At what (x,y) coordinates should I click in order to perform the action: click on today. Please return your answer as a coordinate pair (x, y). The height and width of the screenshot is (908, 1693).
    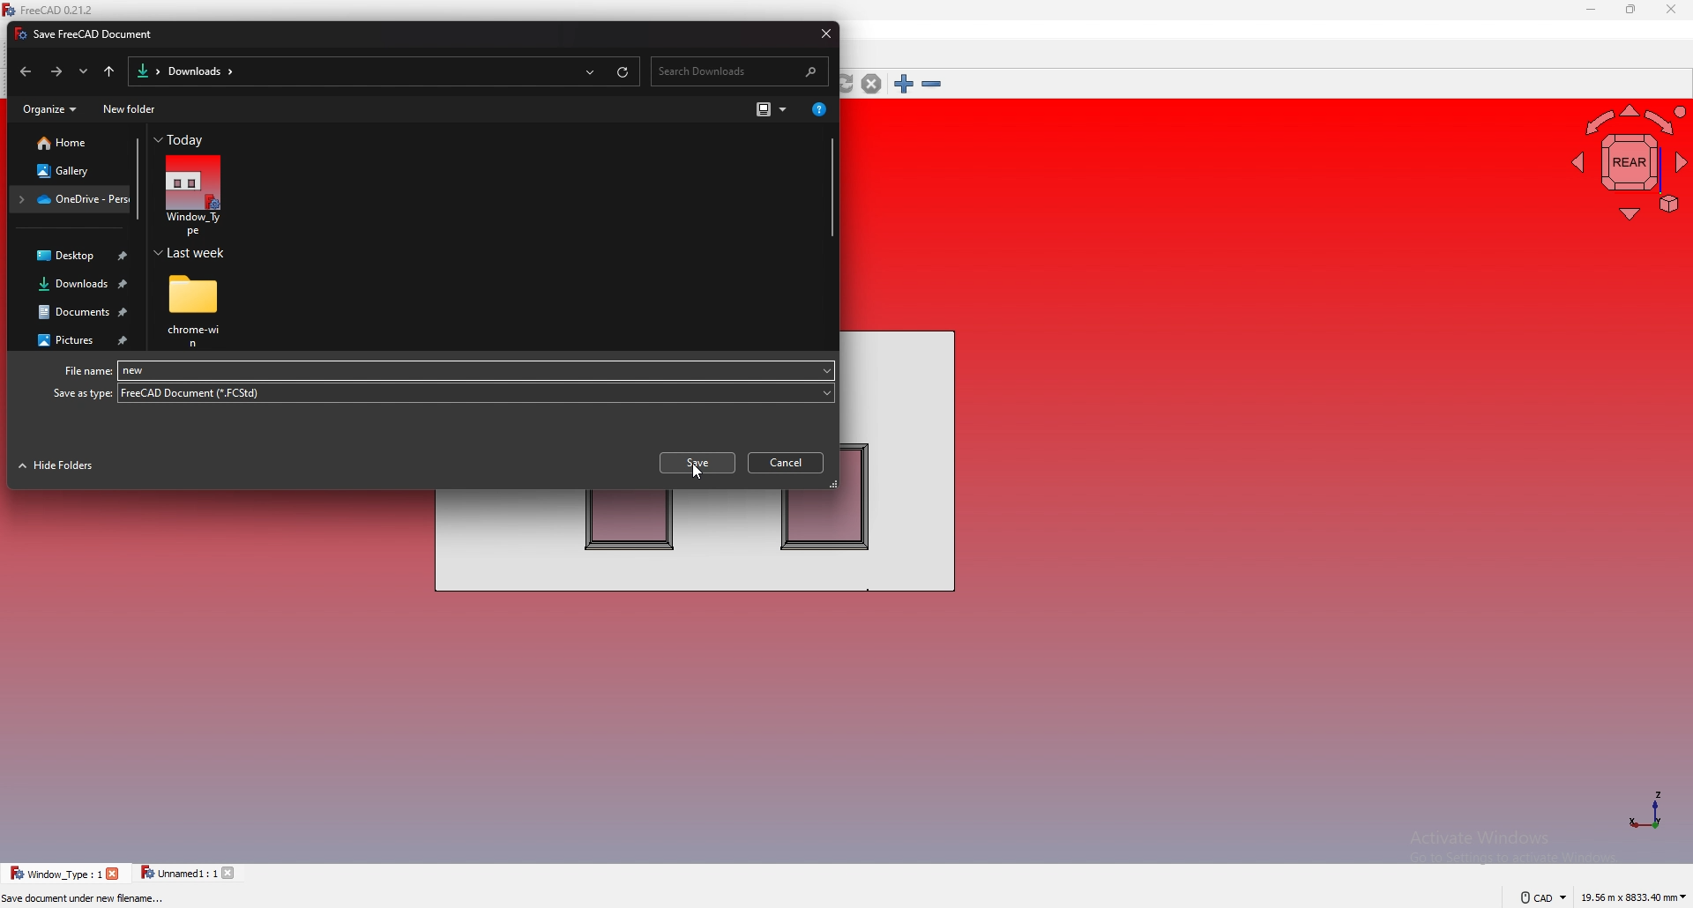
    Looking at the image, I should click on (183, 141).